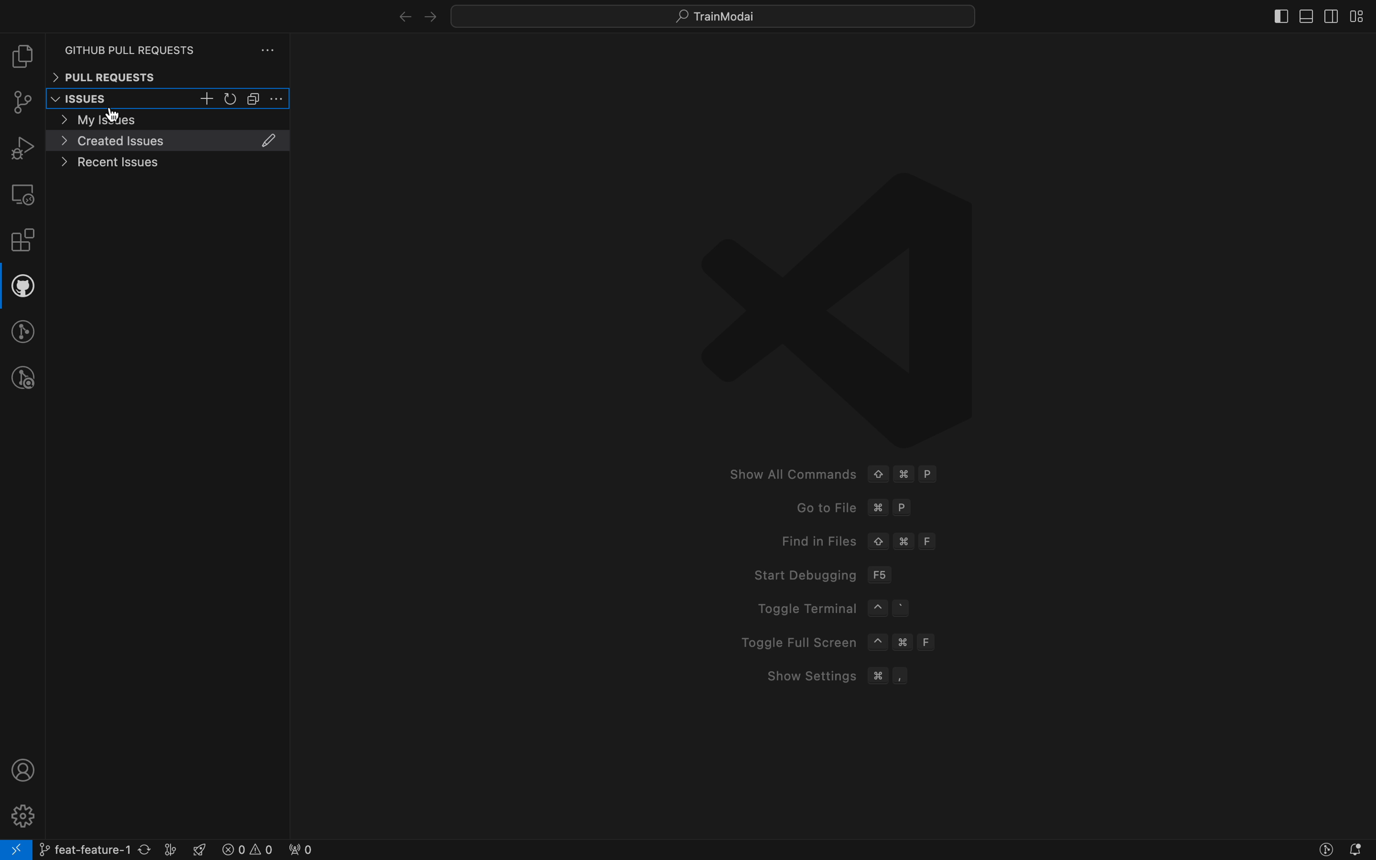 The height and width of the screenshot is (860, 1376). Describe the element at coordinates (168, 162) in the screenshot. I see `recent issues` at that location.